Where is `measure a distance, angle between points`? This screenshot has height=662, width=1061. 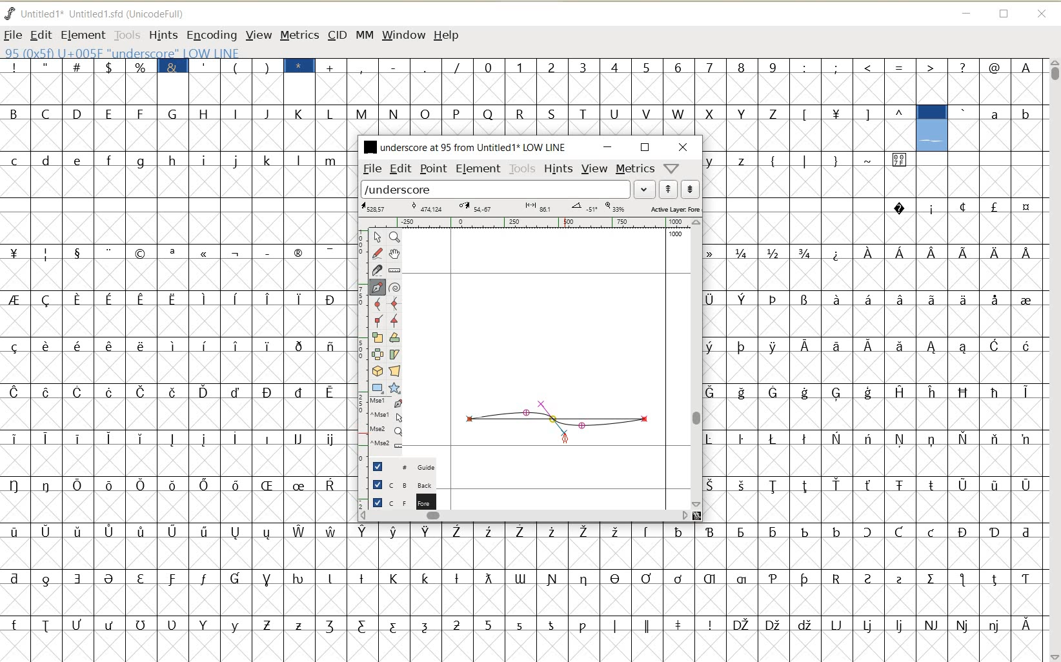
measure a distance, angle between points is located at coordinates (395, 270).